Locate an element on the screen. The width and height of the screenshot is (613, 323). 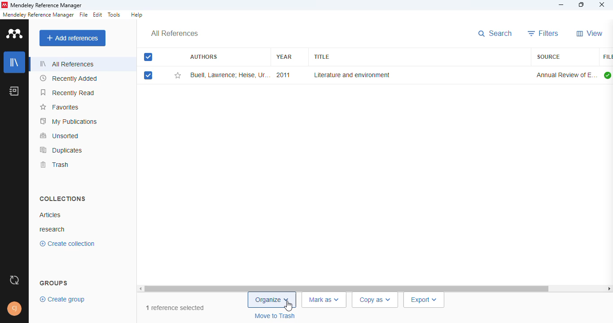
edit is located at coordinates (98, 14).